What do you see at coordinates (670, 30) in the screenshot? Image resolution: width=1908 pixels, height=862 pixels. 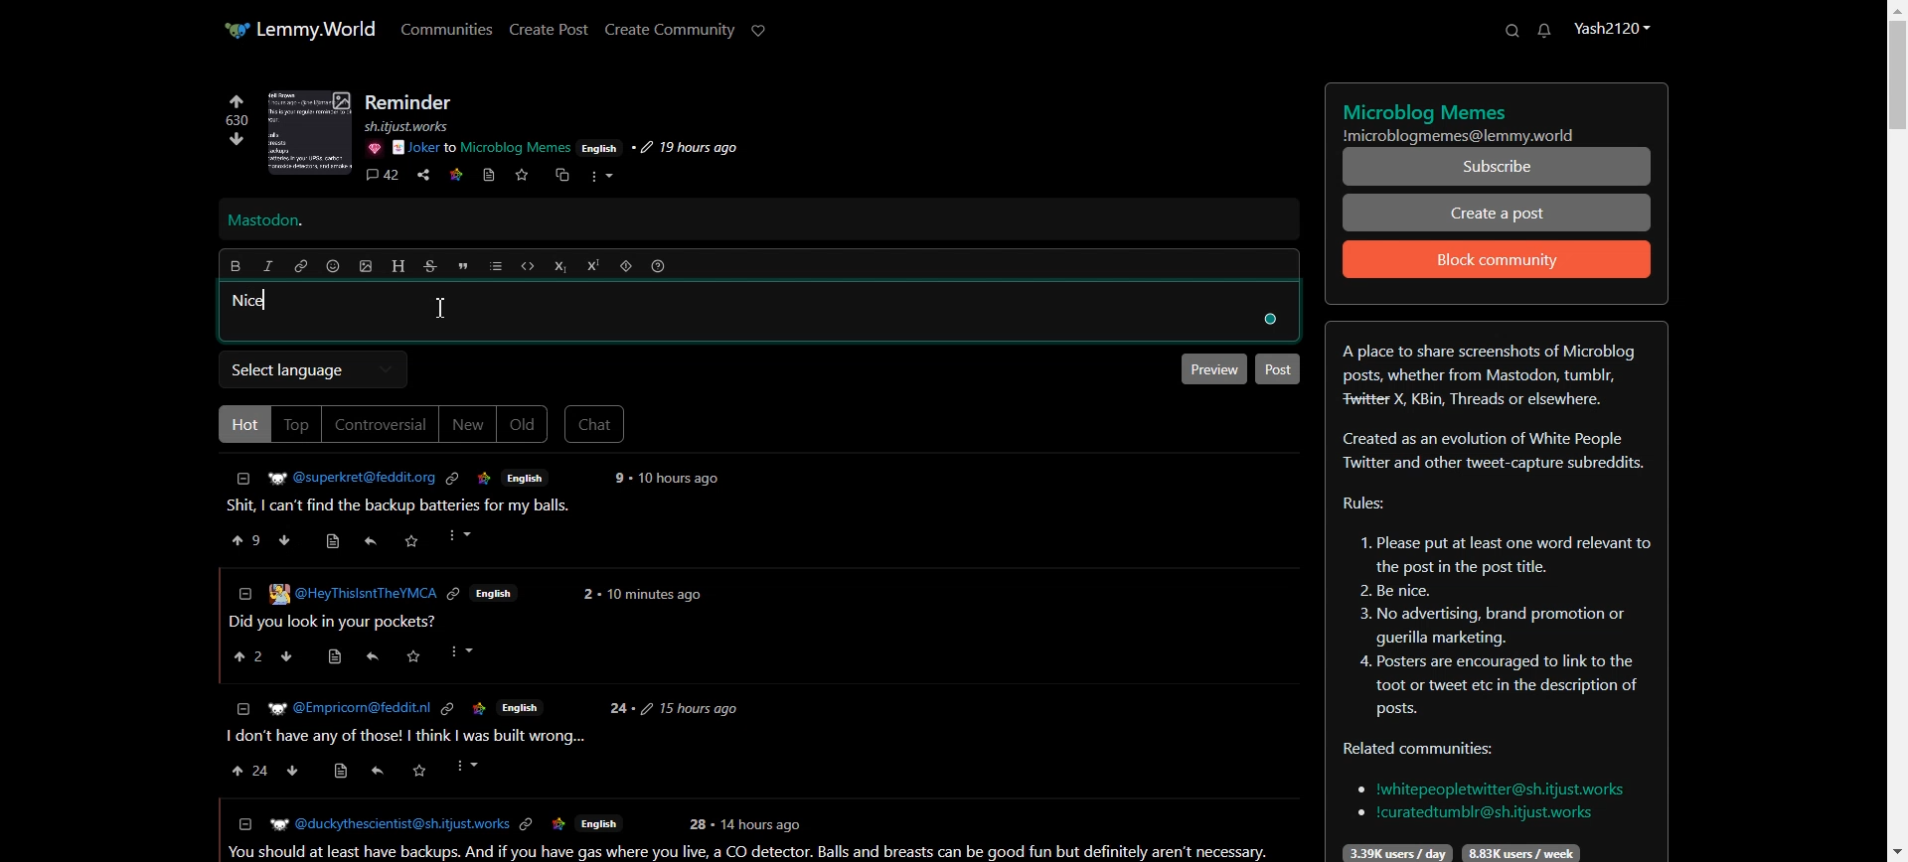 I see `Create Community` at bounding box center [670, 30].